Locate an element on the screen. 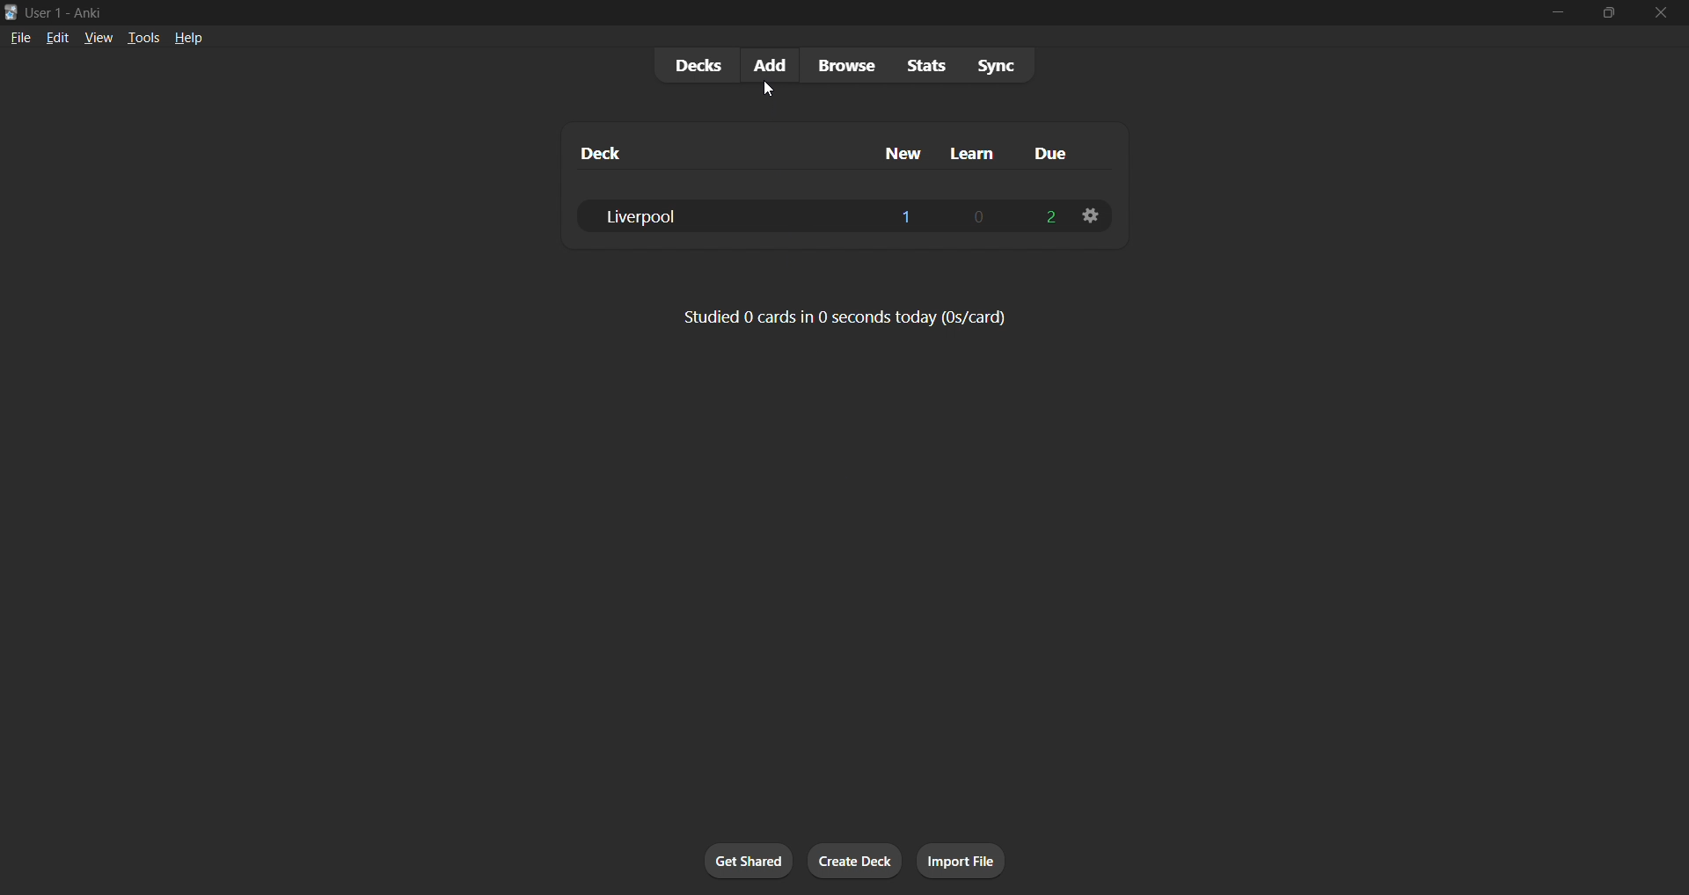  browse is located at coordinates (844, 66).